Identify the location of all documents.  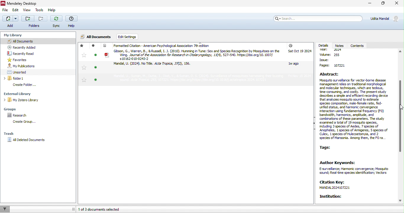
(24, 41).